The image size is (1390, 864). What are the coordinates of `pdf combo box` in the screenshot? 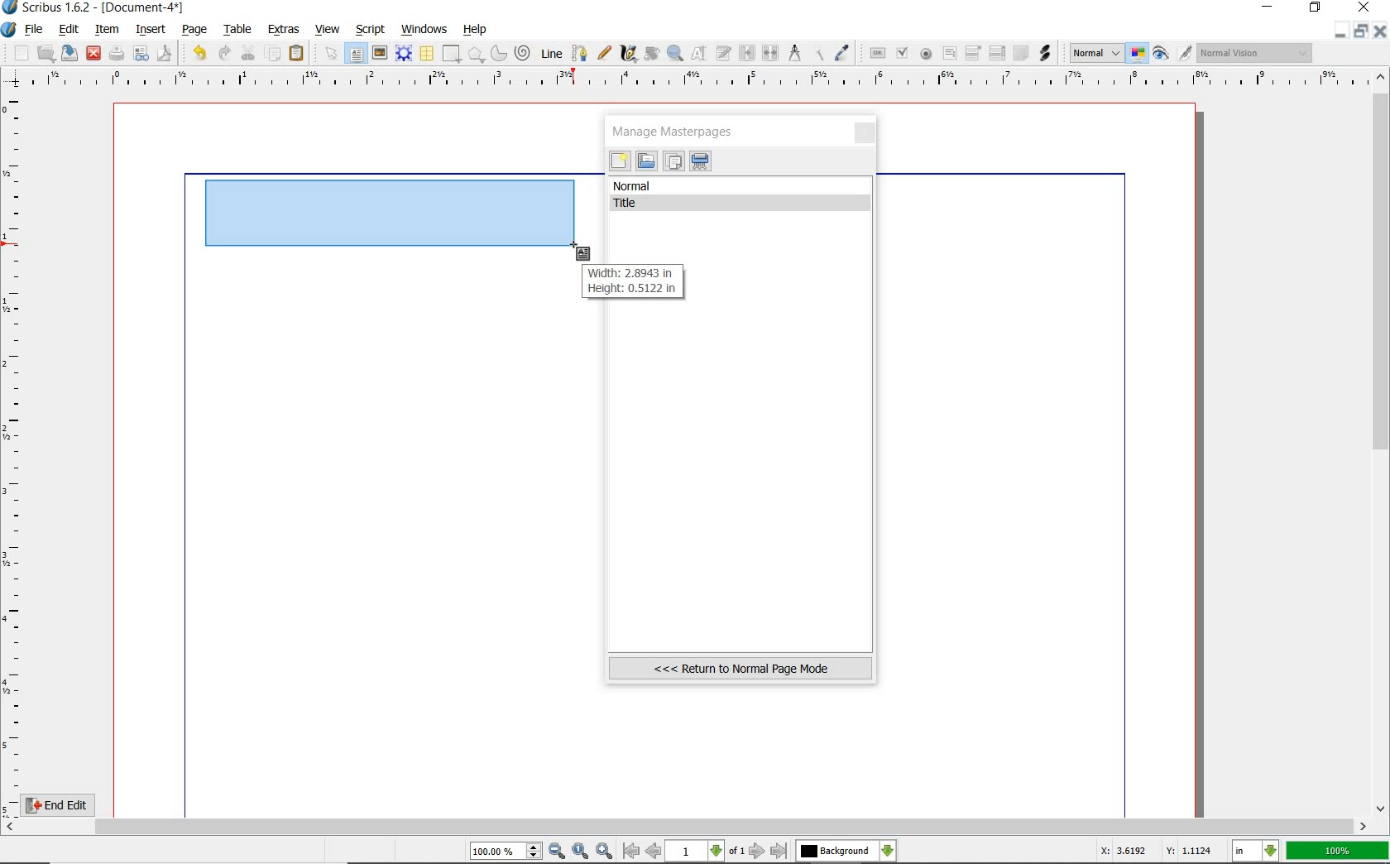 It's located at (974, 52).